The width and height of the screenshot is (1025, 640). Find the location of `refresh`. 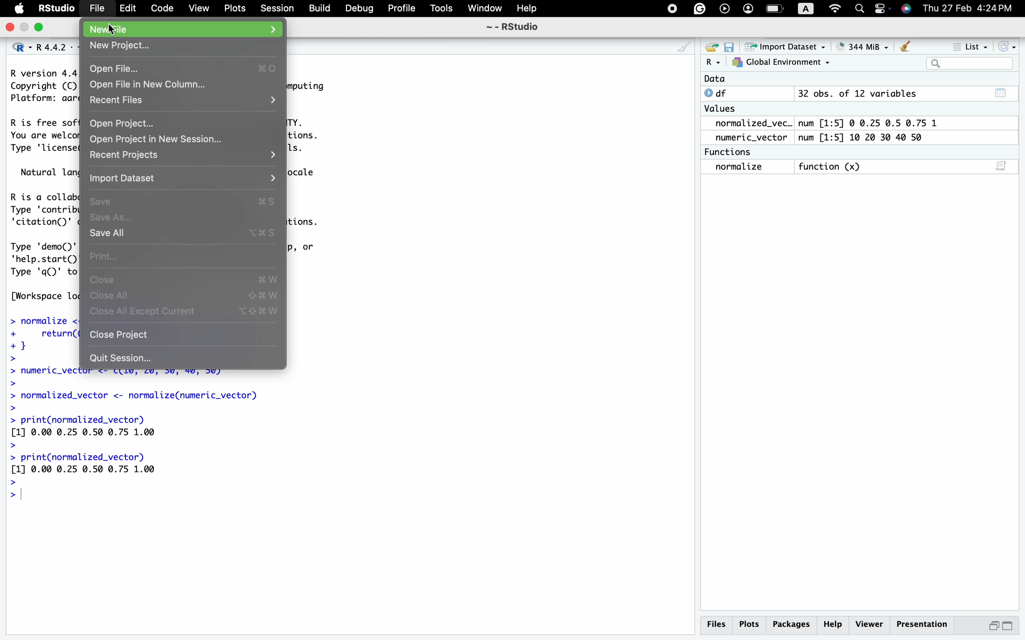

refresh is located at coordinates (1005, 46).